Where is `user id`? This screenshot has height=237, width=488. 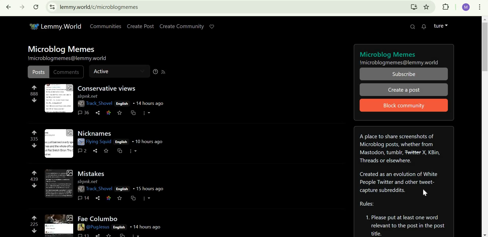 user id is located at coordinates (99, 142).